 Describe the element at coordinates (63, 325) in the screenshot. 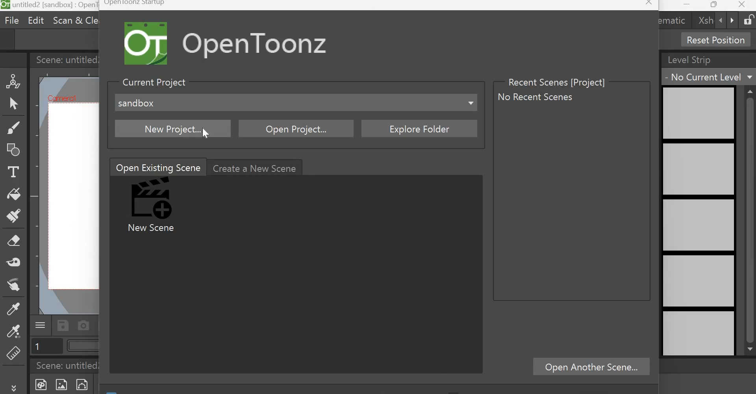

I see `Save scene` at that location.